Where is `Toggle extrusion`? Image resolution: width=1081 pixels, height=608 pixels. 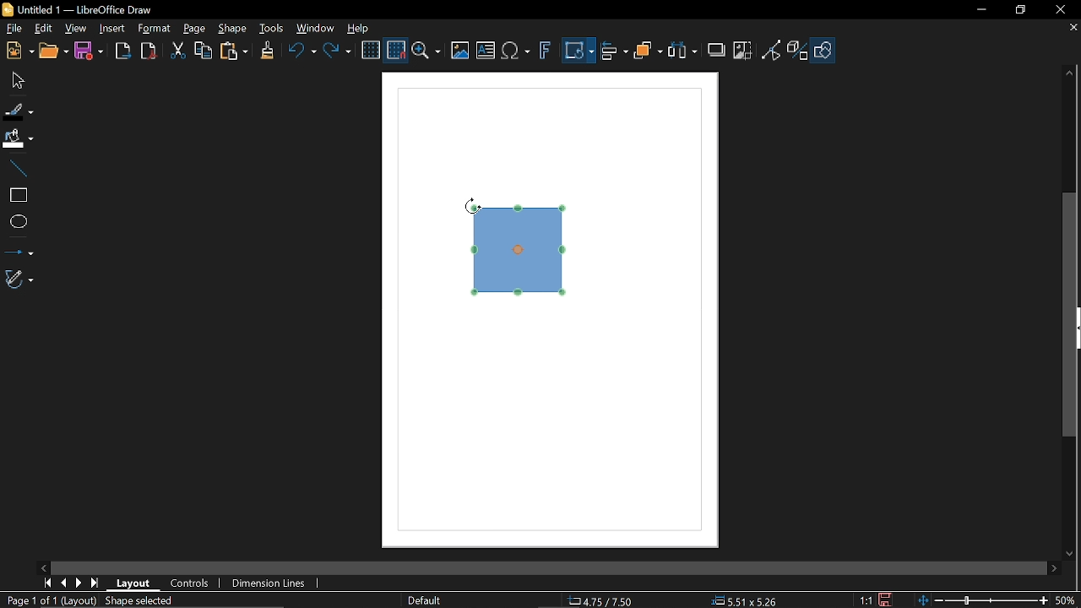
Toggle extrusion is located at coordinates (798, 50).